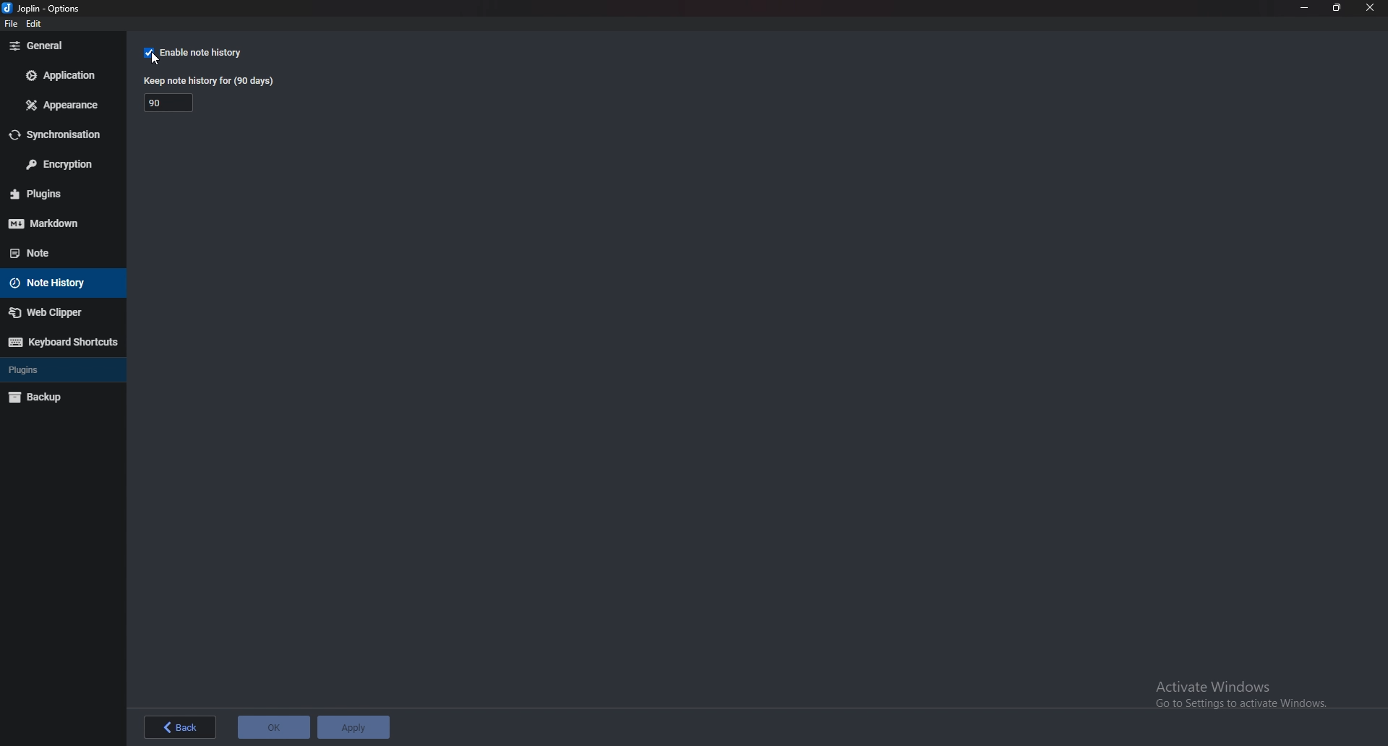 The width and height of the screenshot is (1388, 746). What do you see at coordinates (46, 8) in the screenshot?
I see `options` at bounding box center [46, 8].